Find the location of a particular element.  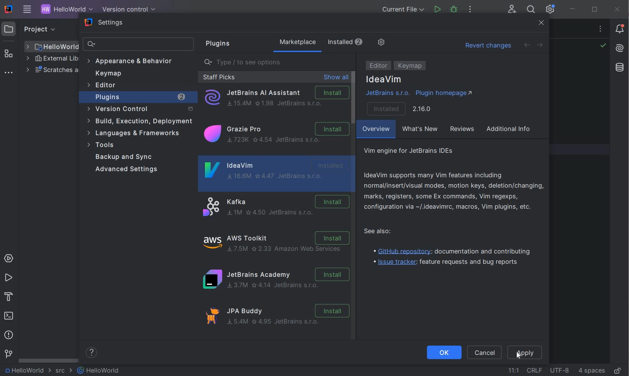

NOTIFICATIONS is located at coordinates (620, 28).